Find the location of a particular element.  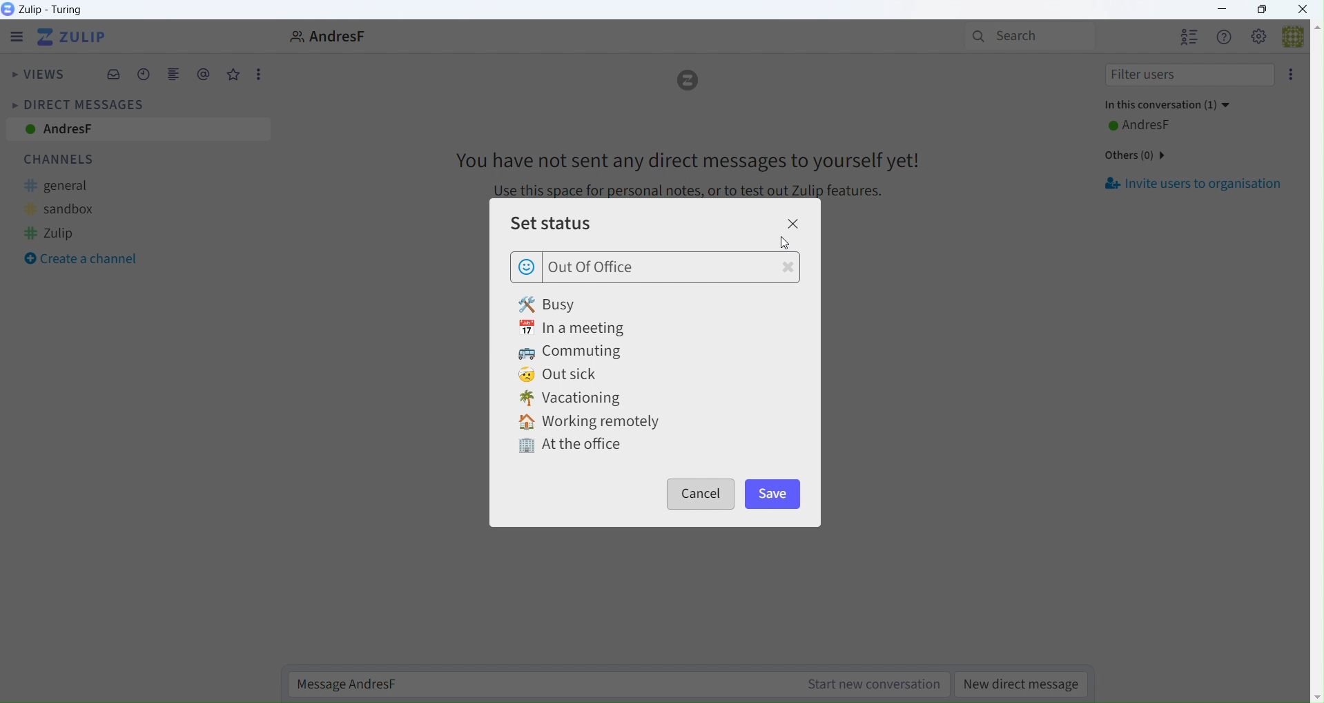

emoji is located at coordinates (527, 268).